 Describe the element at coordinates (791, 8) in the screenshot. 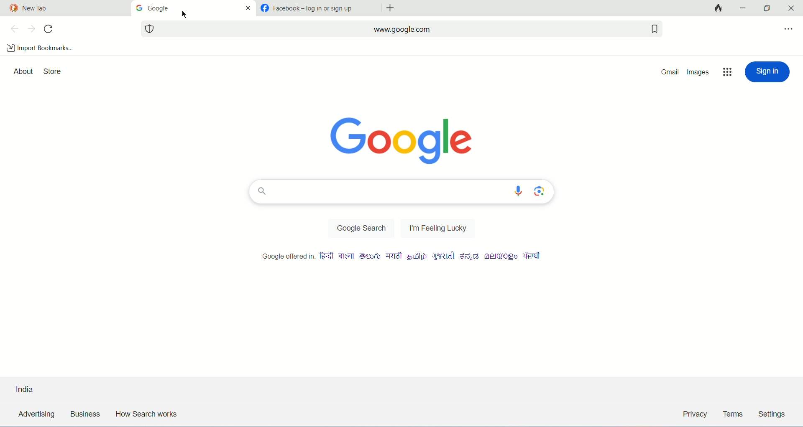

I see `close` at that location.